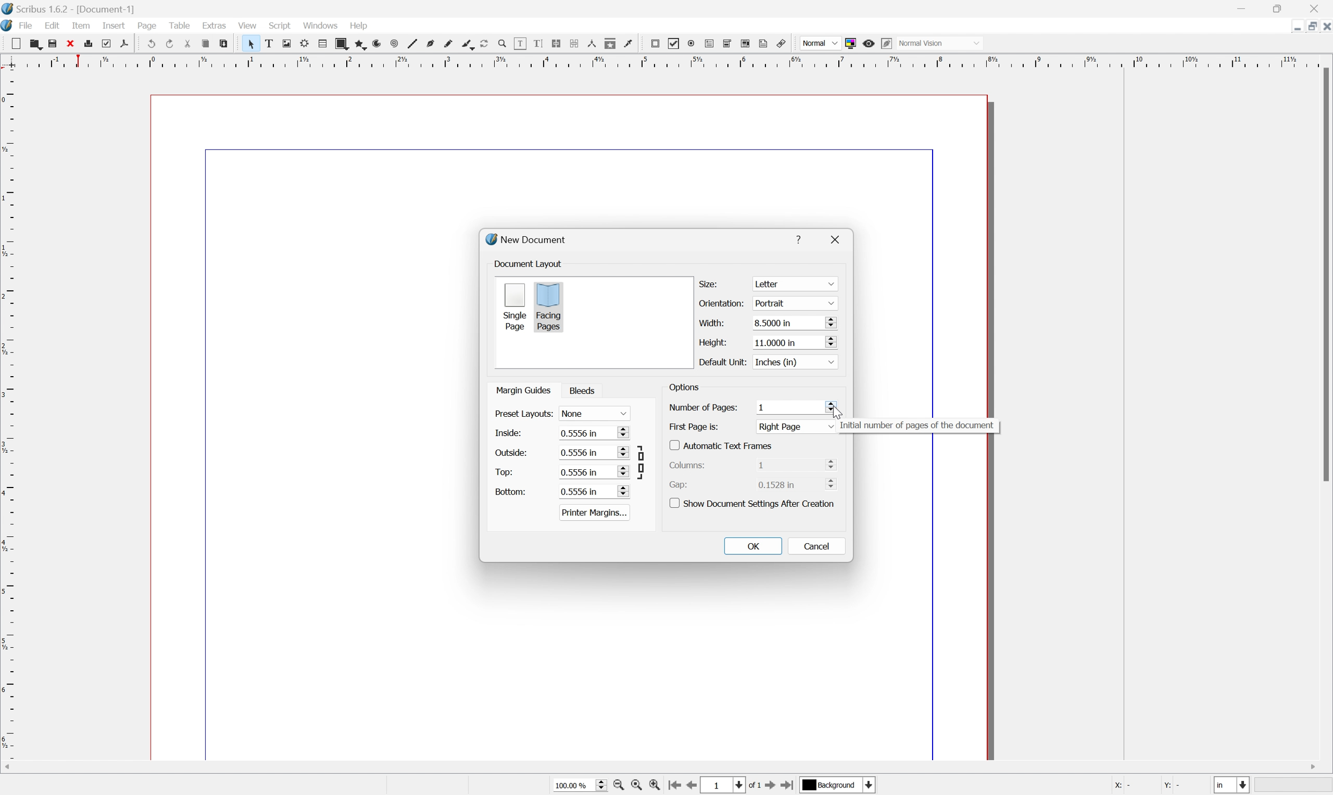 The height and width of the screenshot is (795, 1333). What do you see at coordinates (92, 44) in the screenshot?
I see `Print` at bounding box center [92, 44].